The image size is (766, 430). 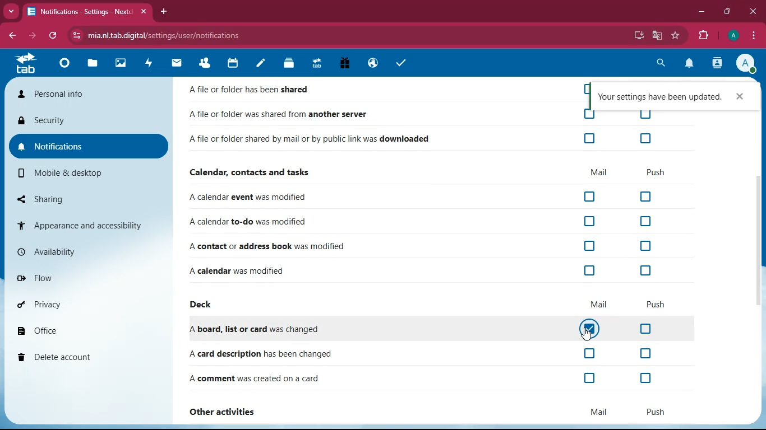 I want to click on flow, so click(x=85, y=277).